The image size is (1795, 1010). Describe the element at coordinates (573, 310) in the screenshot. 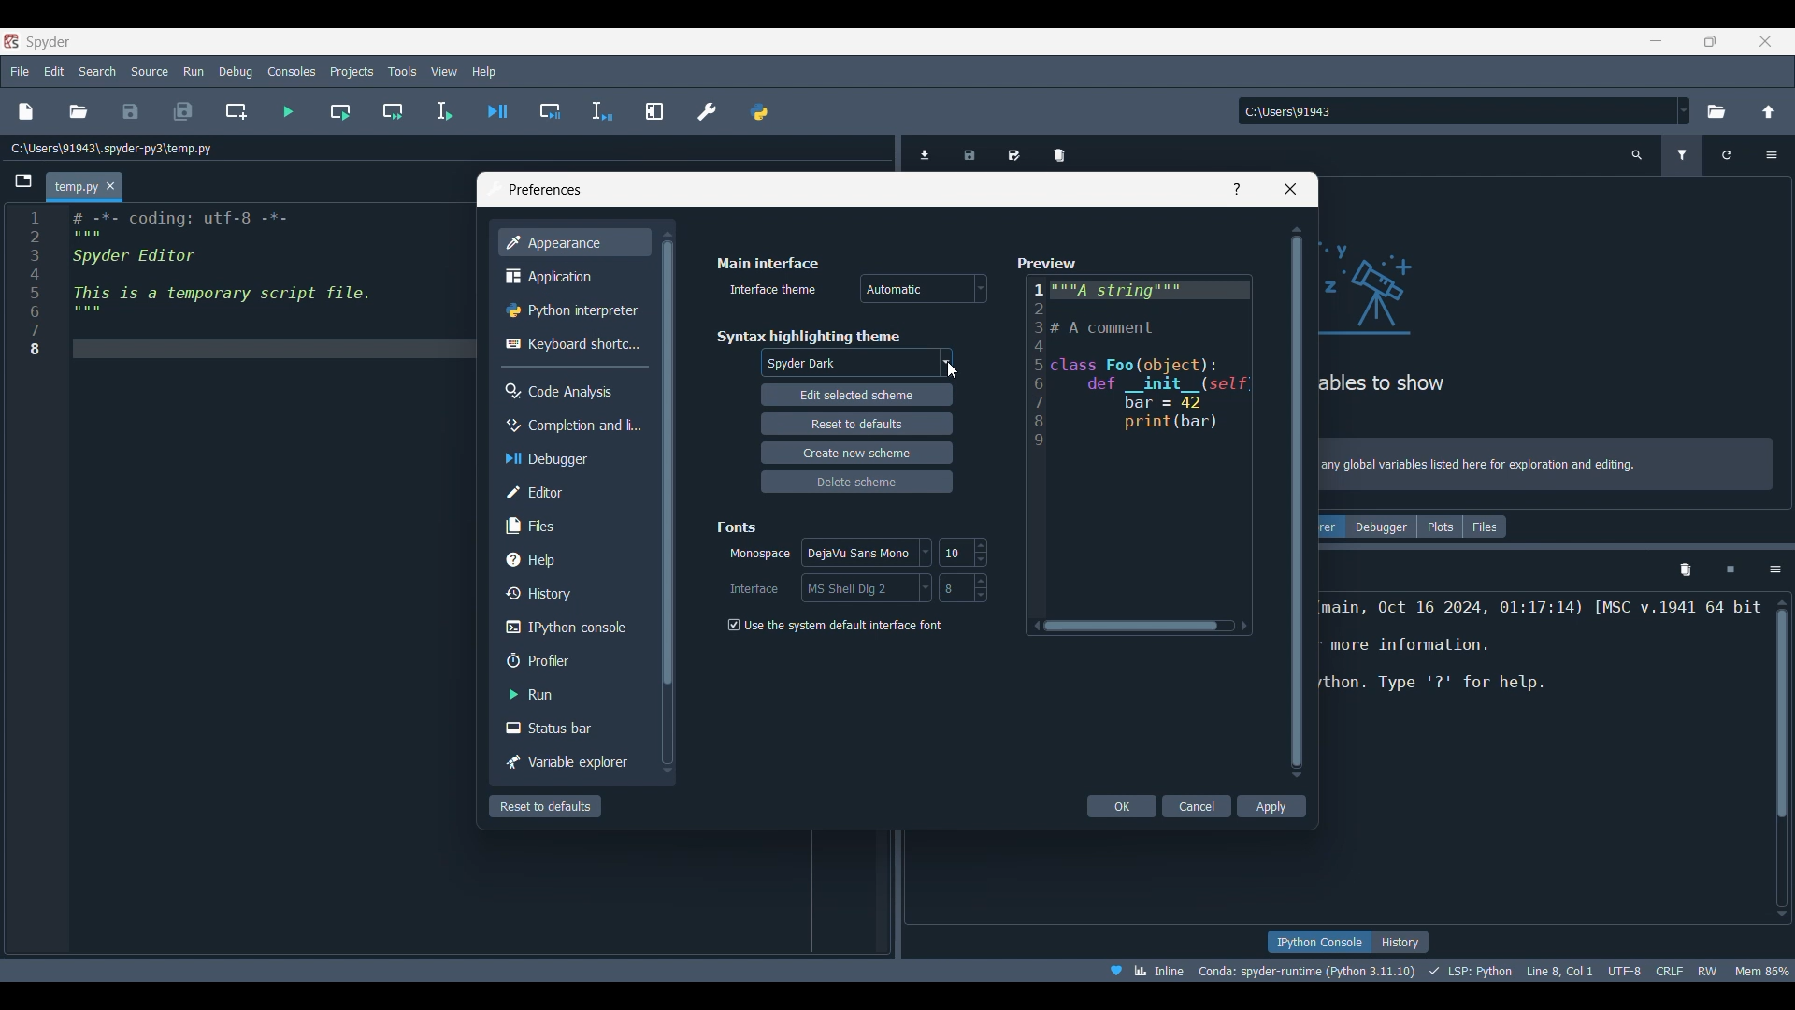

I see `Python interpreter` at that location.